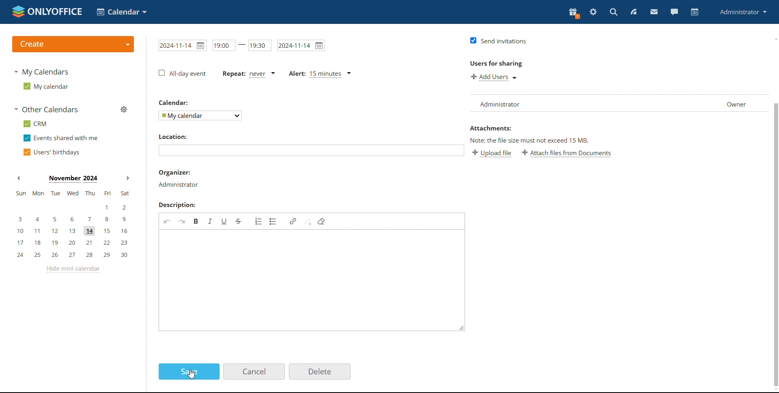 Image resolution: width=779 pixels, height=393 pixels. Describe the element at coordinates (19, 178) in the screenshot. I see `previous month` at that location.